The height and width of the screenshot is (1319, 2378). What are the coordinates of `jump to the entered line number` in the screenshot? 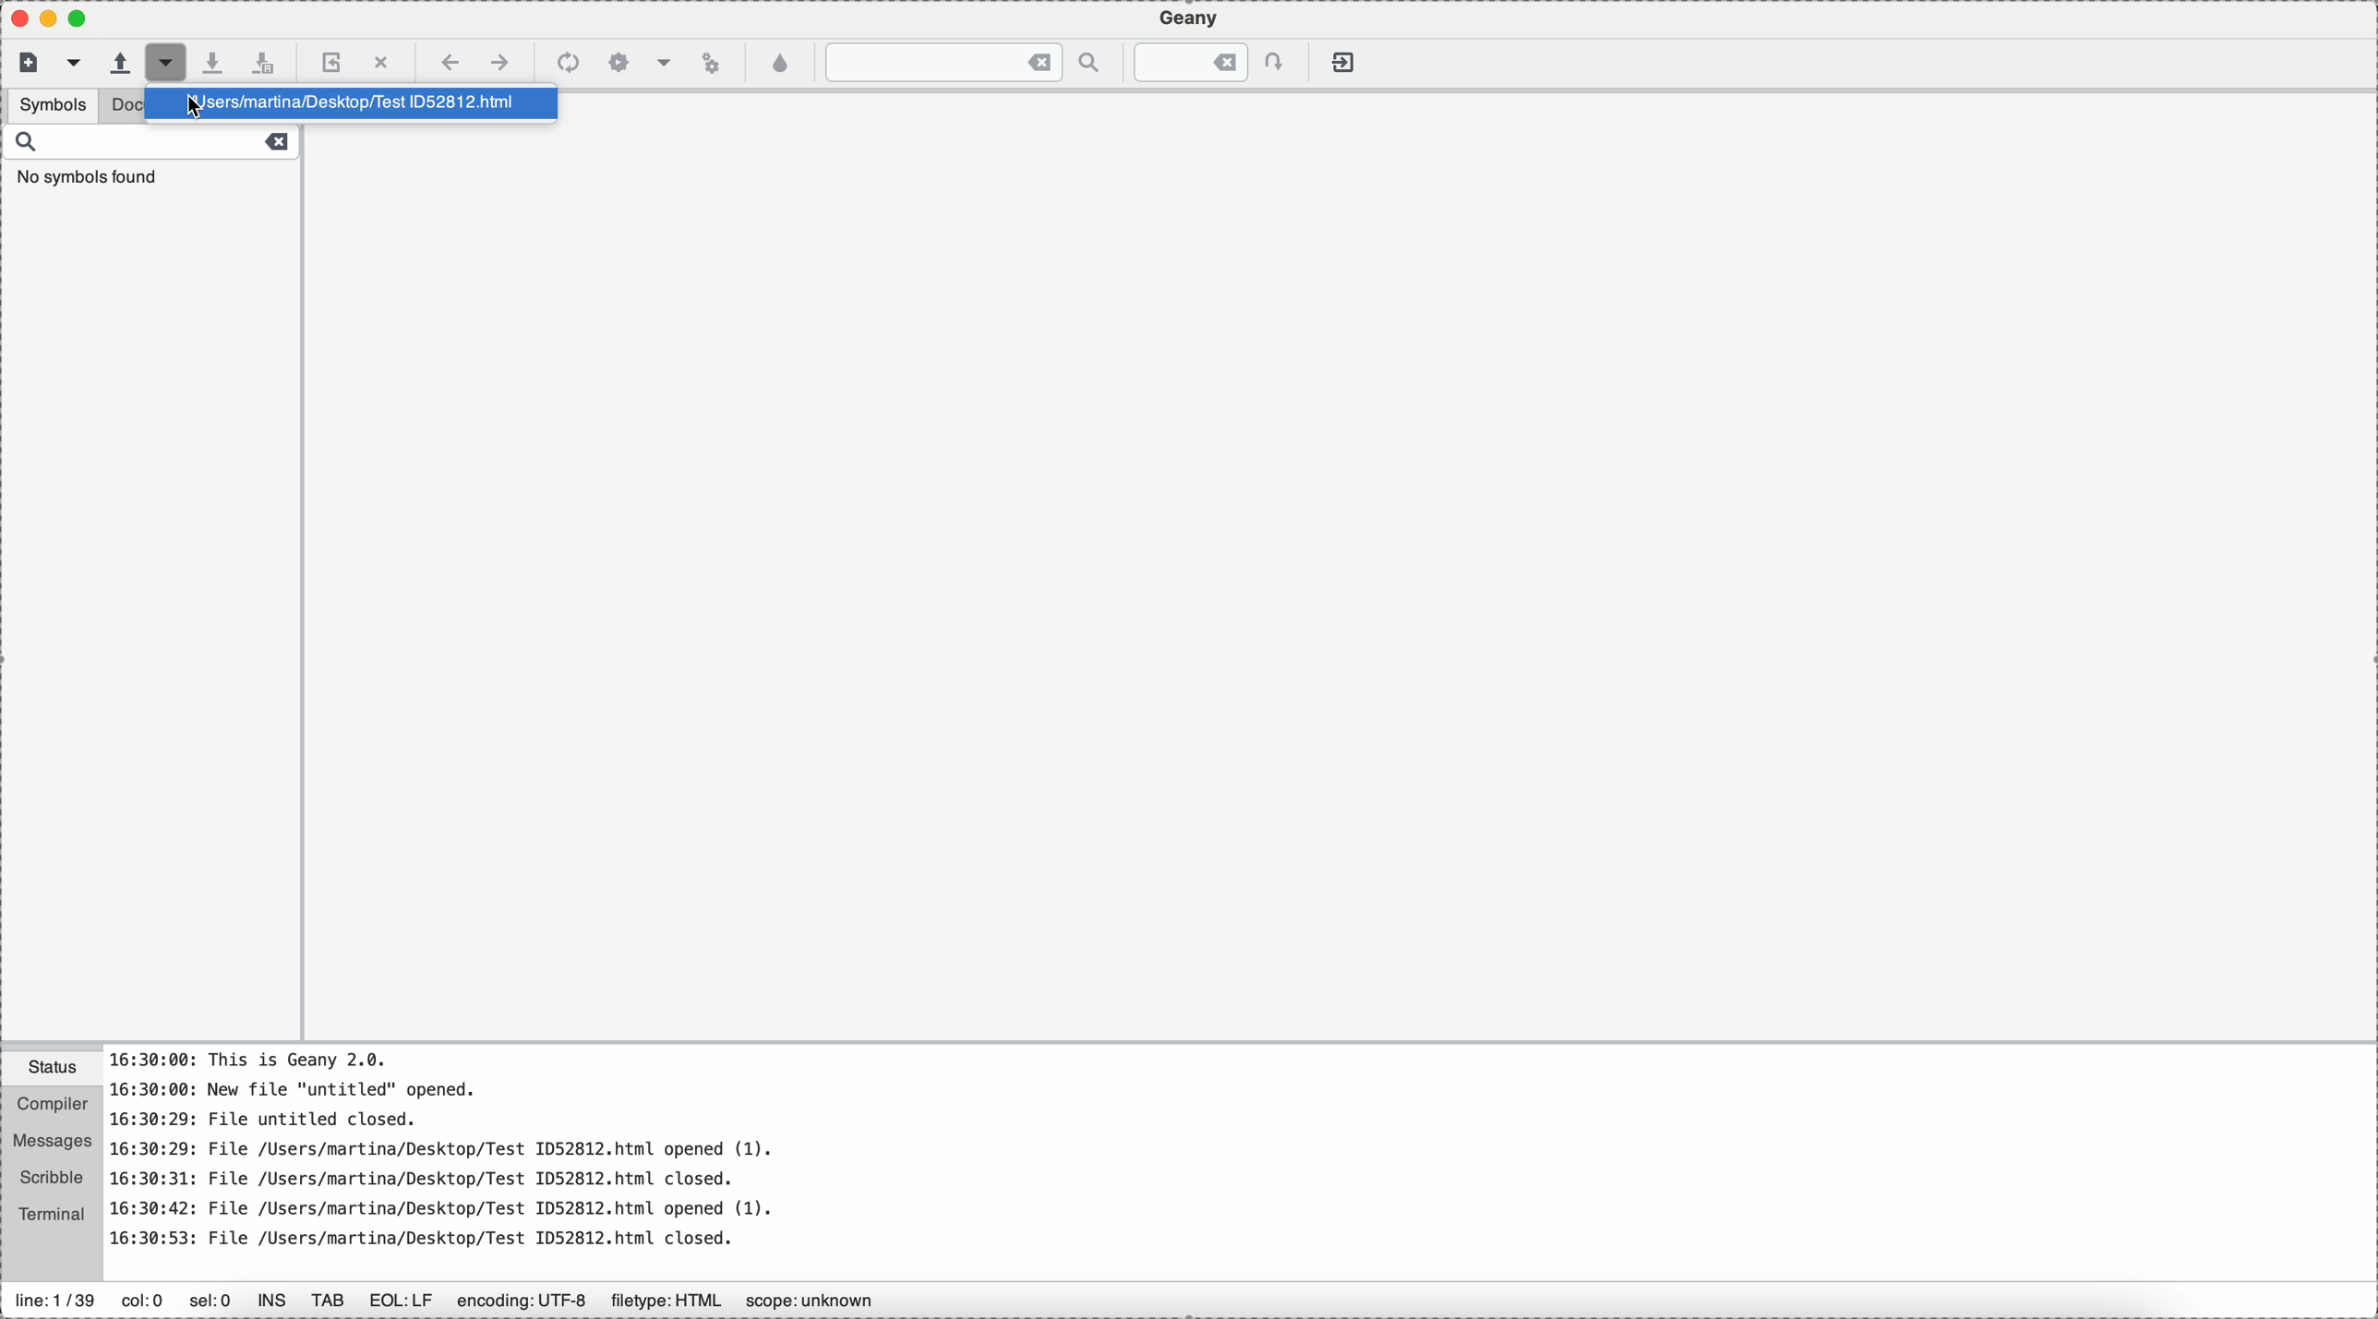 It's located at (1202, 62).